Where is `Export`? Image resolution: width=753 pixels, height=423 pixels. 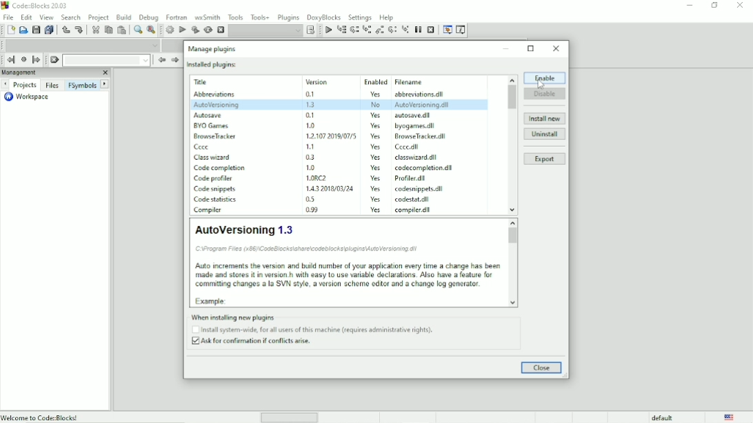 Export is located at coordinates (545, 159).